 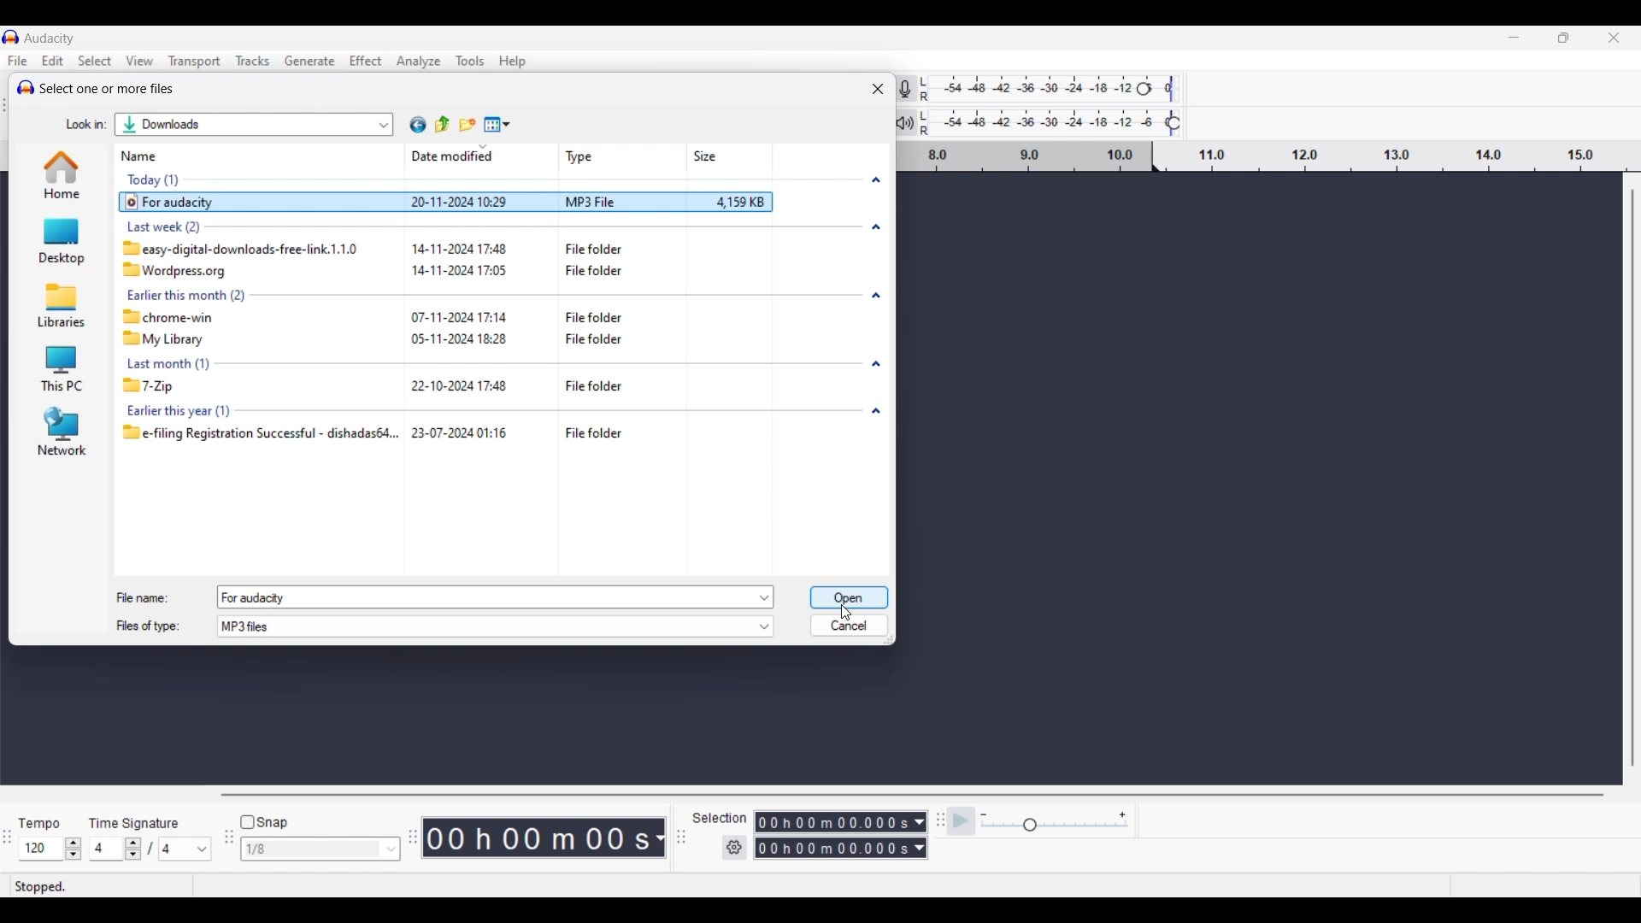 I want to click on Tempo, so click(x=44, y=819).